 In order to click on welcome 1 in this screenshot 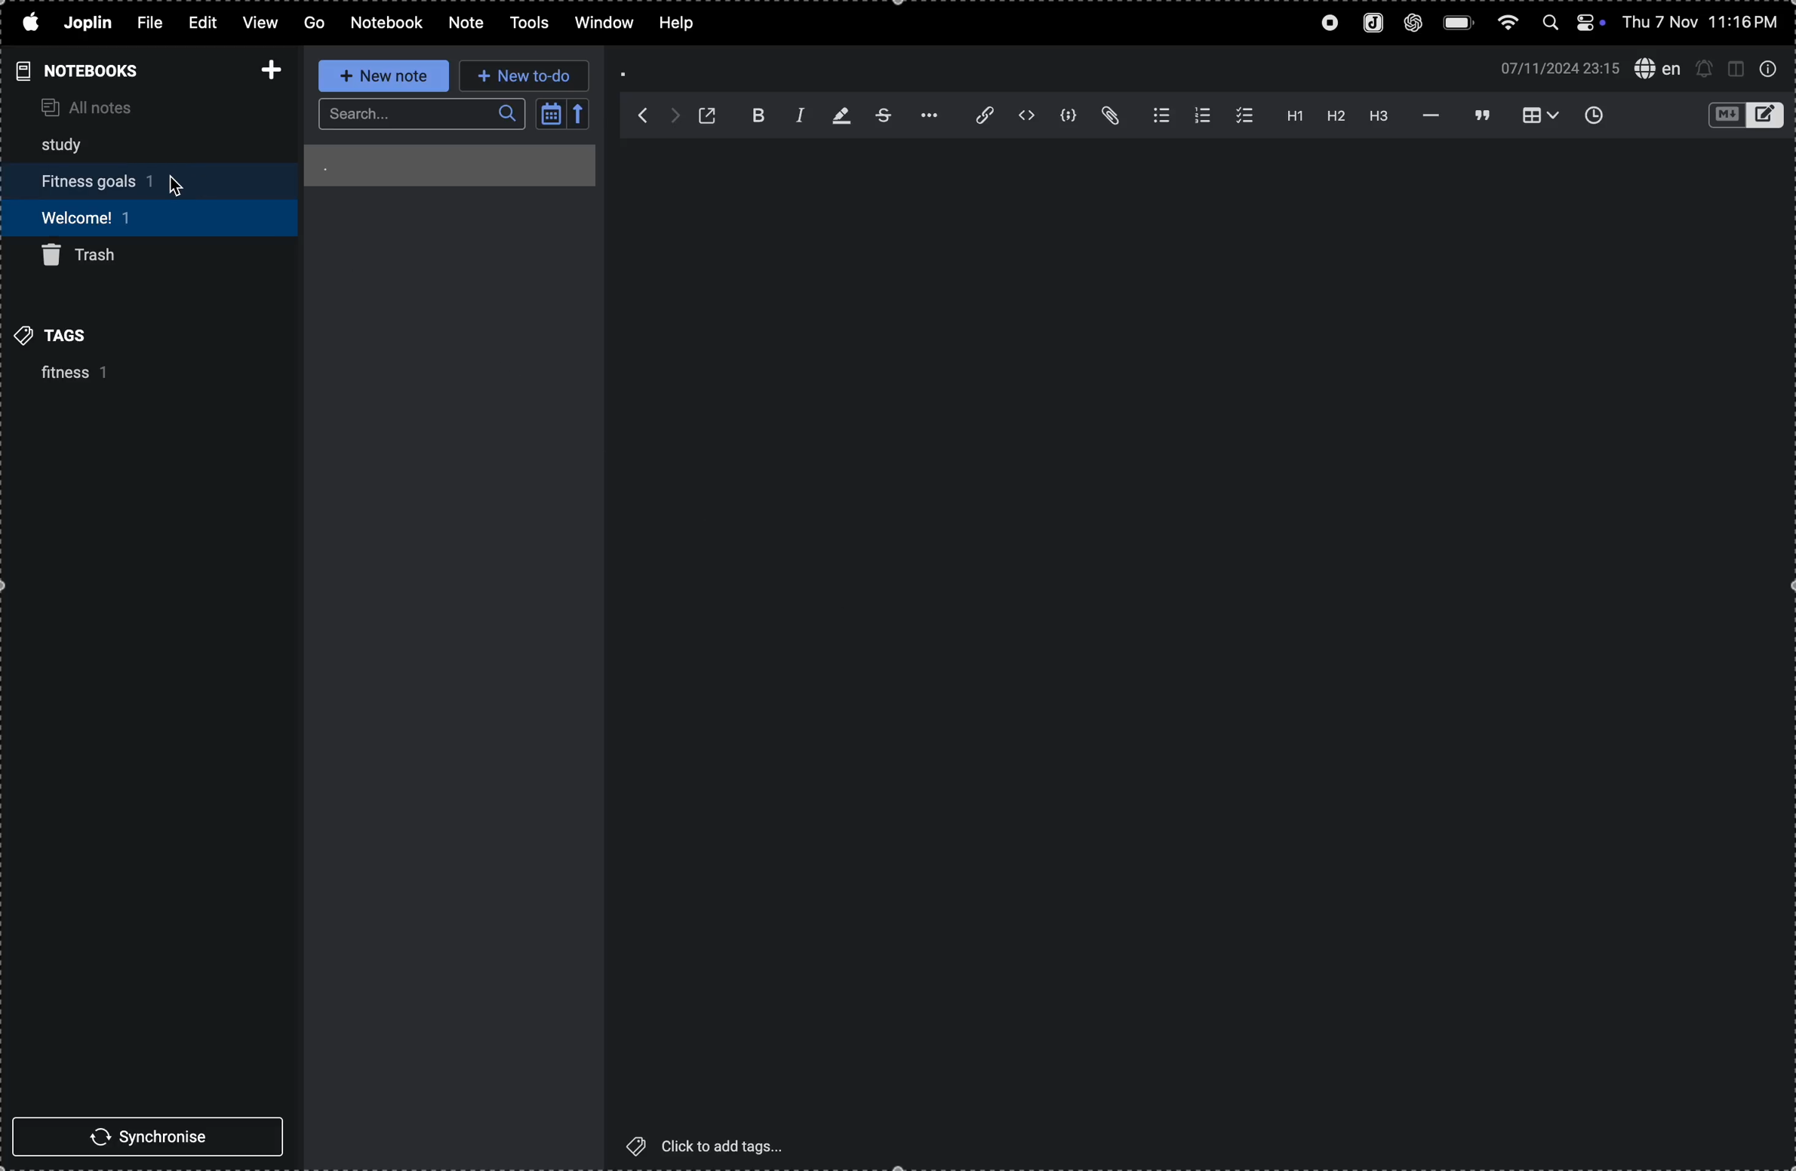, I will do `click(140, 217)`.